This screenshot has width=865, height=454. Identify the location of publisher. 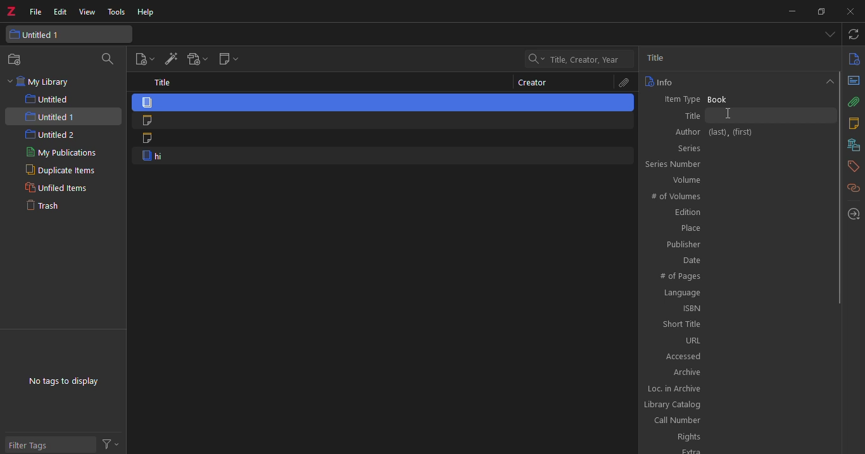
(736, 245).